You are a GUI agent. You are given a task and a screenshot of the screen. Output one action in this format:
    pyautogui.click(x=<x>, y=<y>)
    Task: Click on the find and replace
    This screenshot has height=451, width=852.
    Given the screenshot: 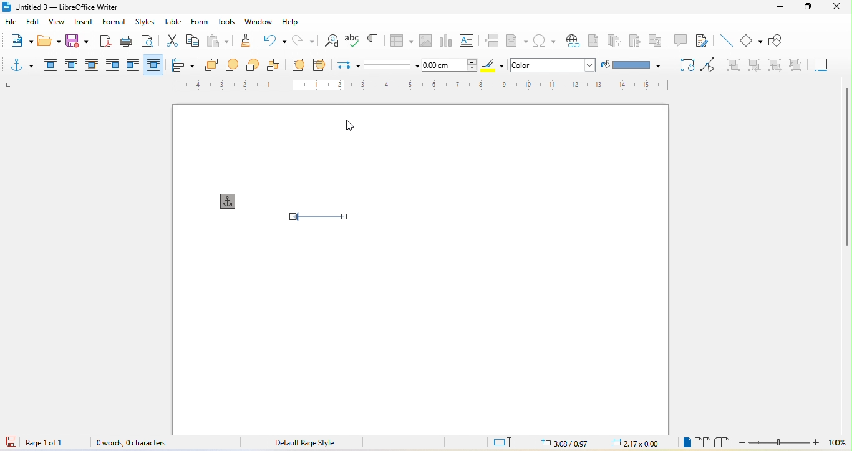 What is the action you would take?
    pyautogui.click(x=332, y=40)
    